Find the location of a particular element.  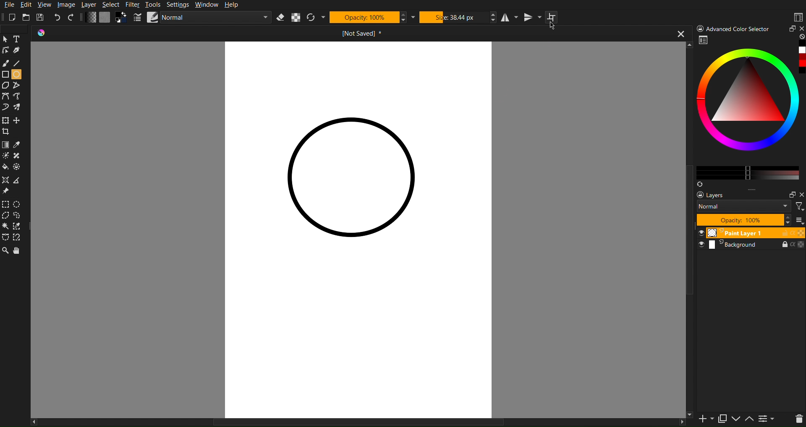

Tools is located at coordinates (154, 4).